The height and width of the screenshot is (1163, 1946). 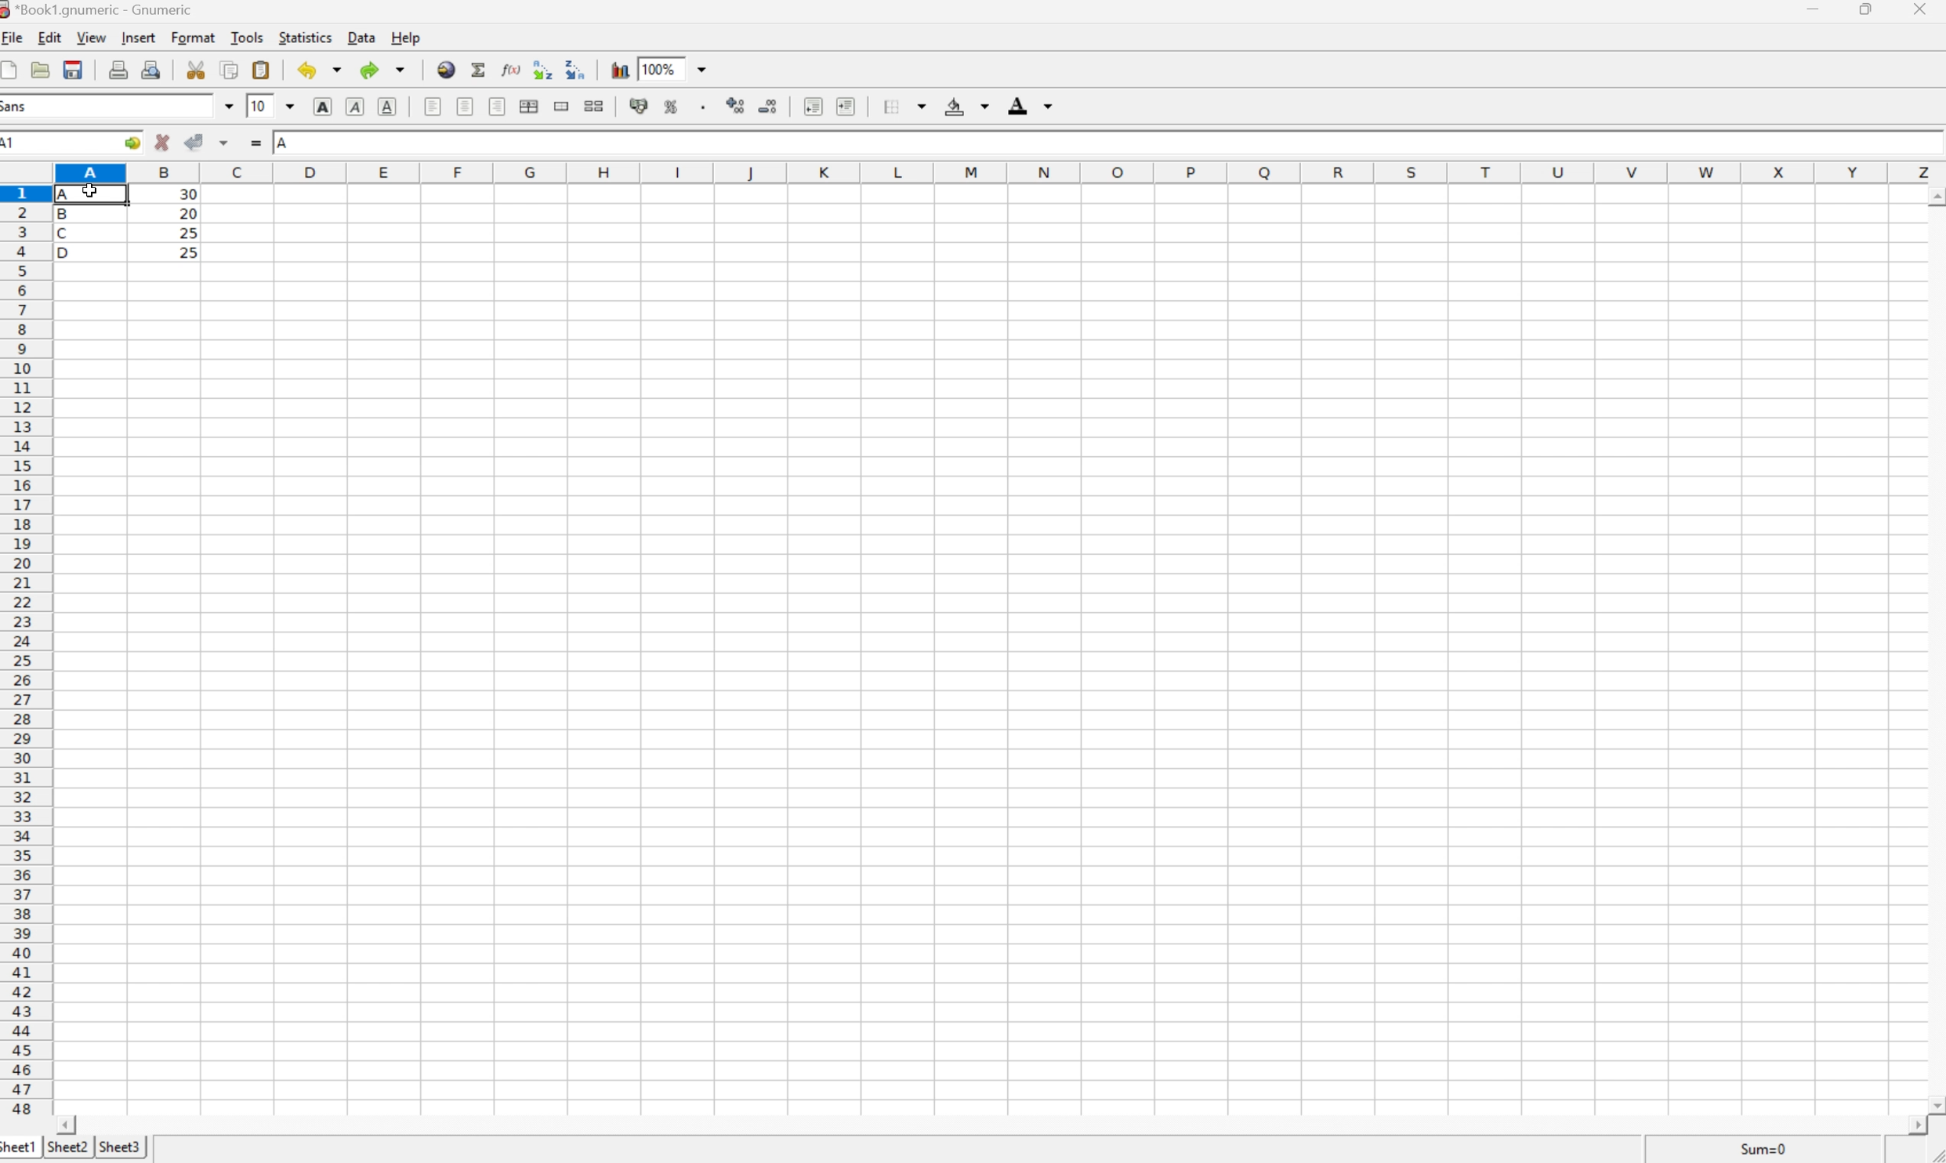 What do you see at coordinates (467, 108) in the screenshot?
I see `Center horizontally` at bounding box center [467, 108].